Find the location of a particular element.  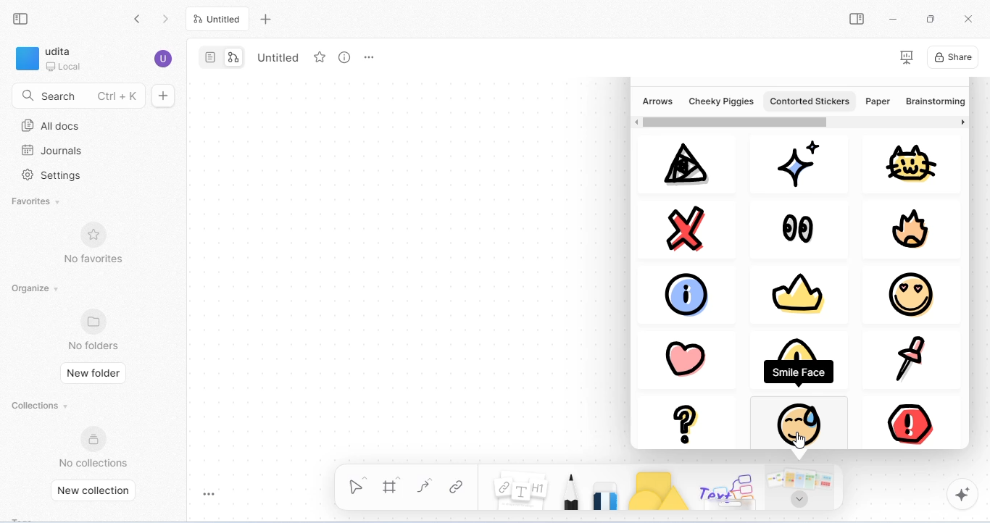

search is located at coordinates (78, 94).